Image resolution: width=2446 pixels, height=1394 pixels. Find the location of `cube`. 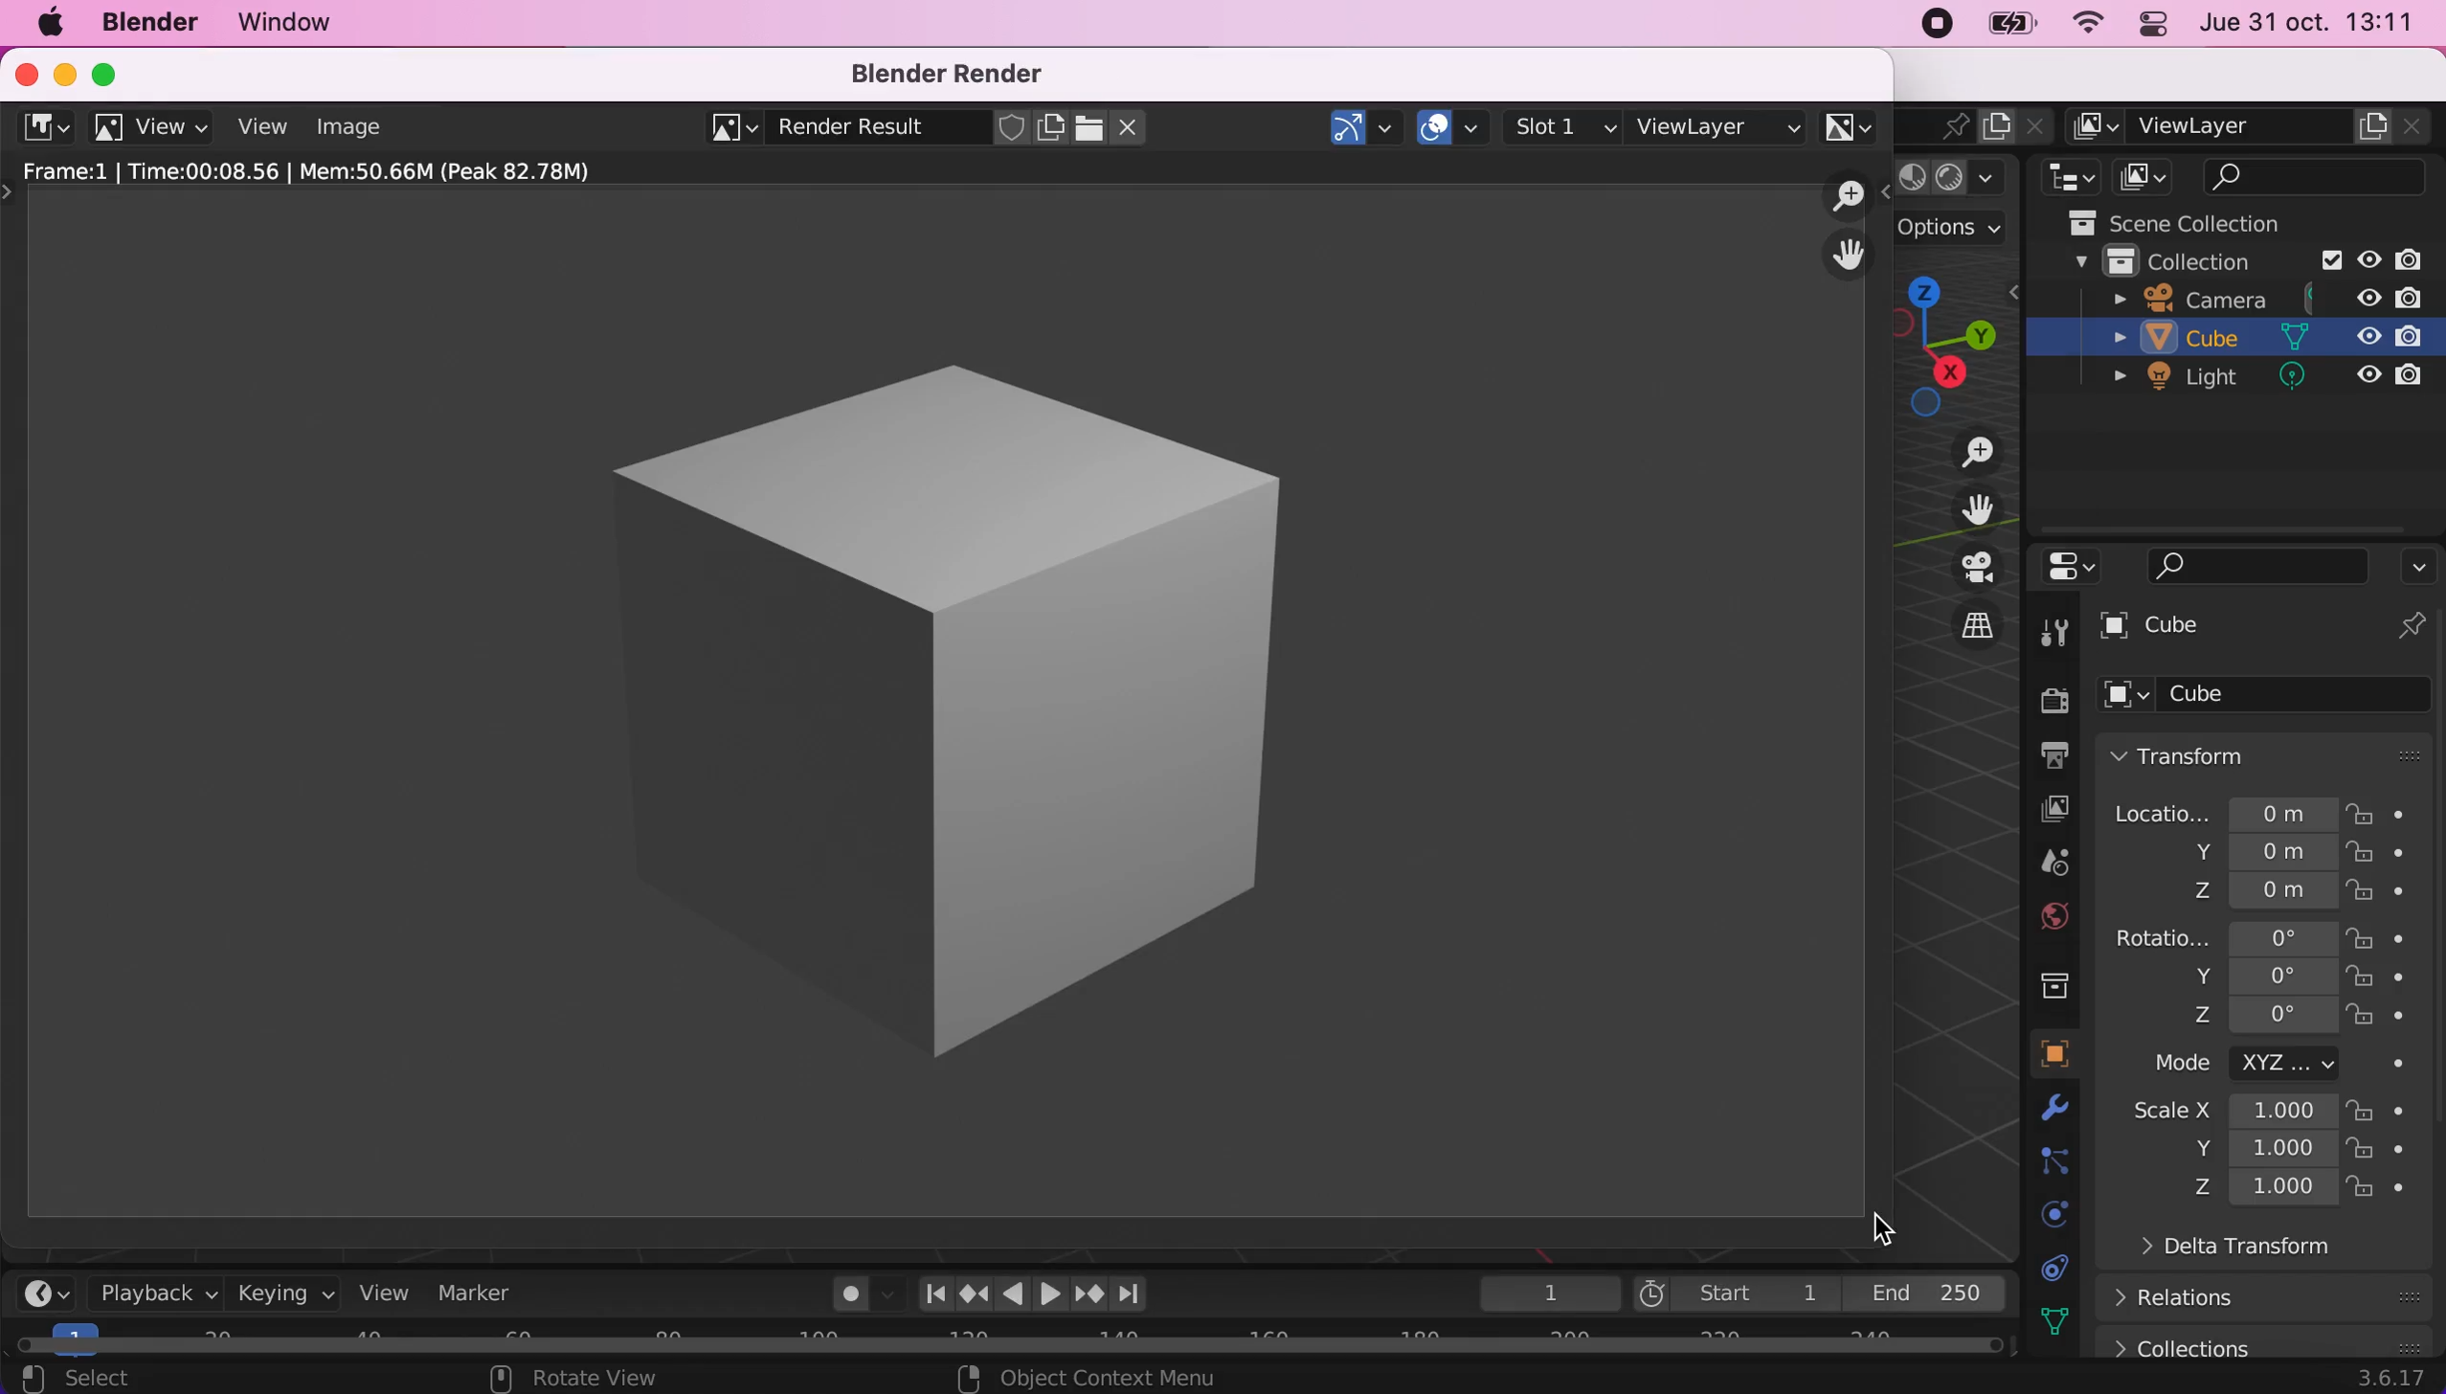

cube is located at coordinates (2269, 628).